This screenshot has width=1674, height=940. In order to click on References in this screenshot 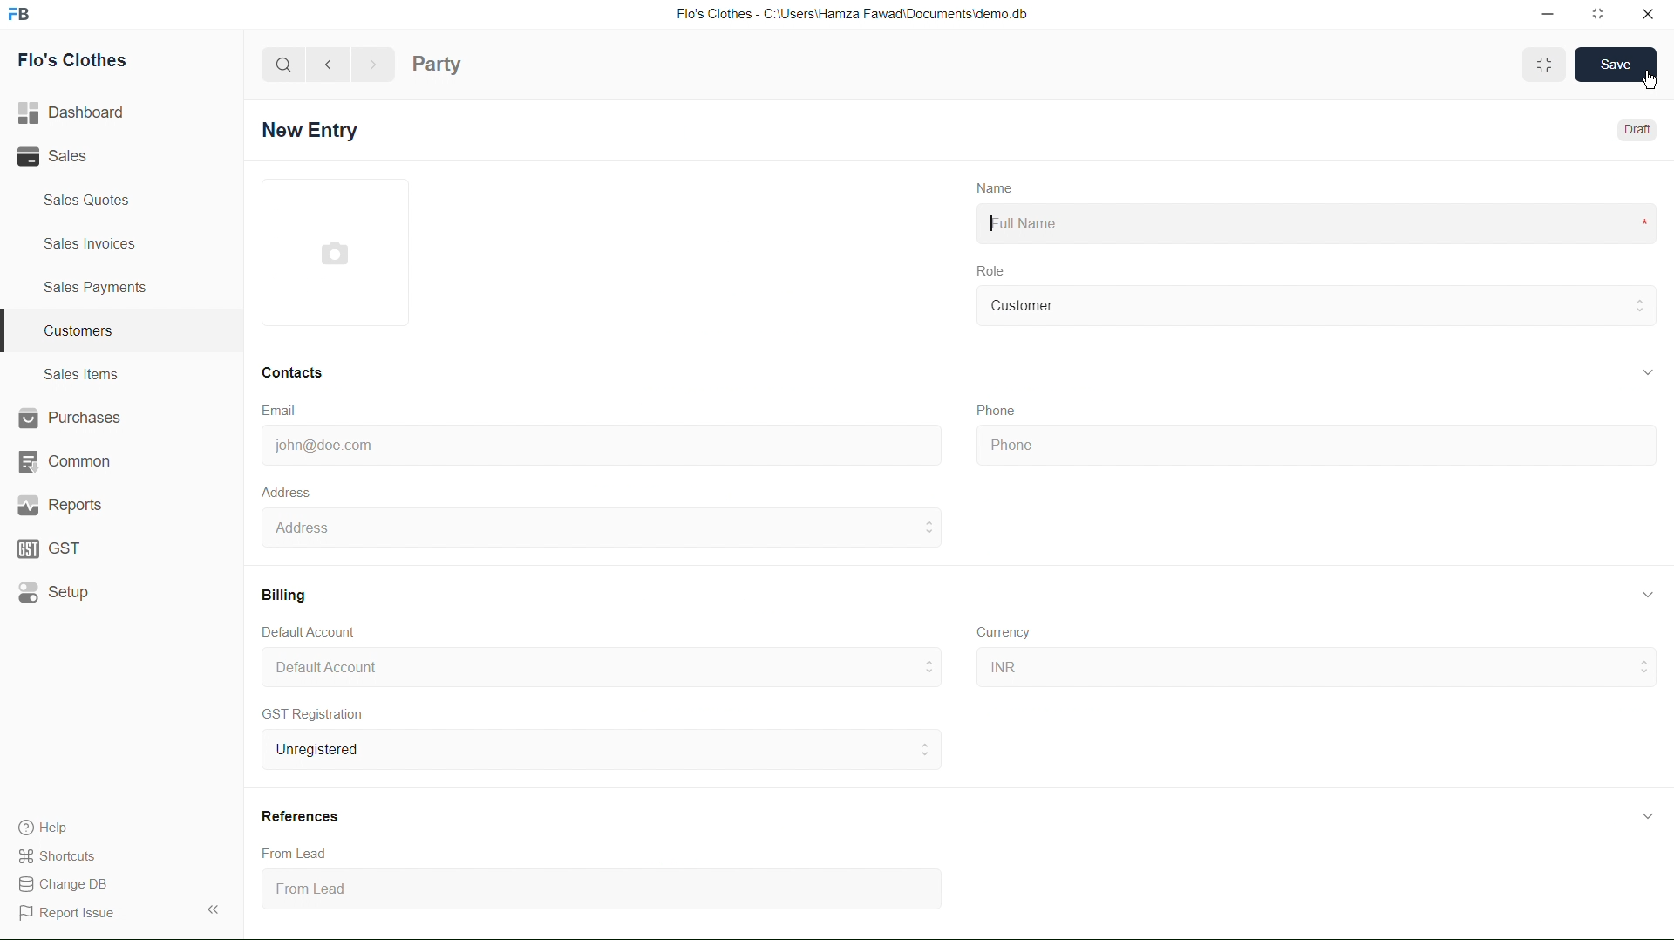, I will do `click(303, 816)`.